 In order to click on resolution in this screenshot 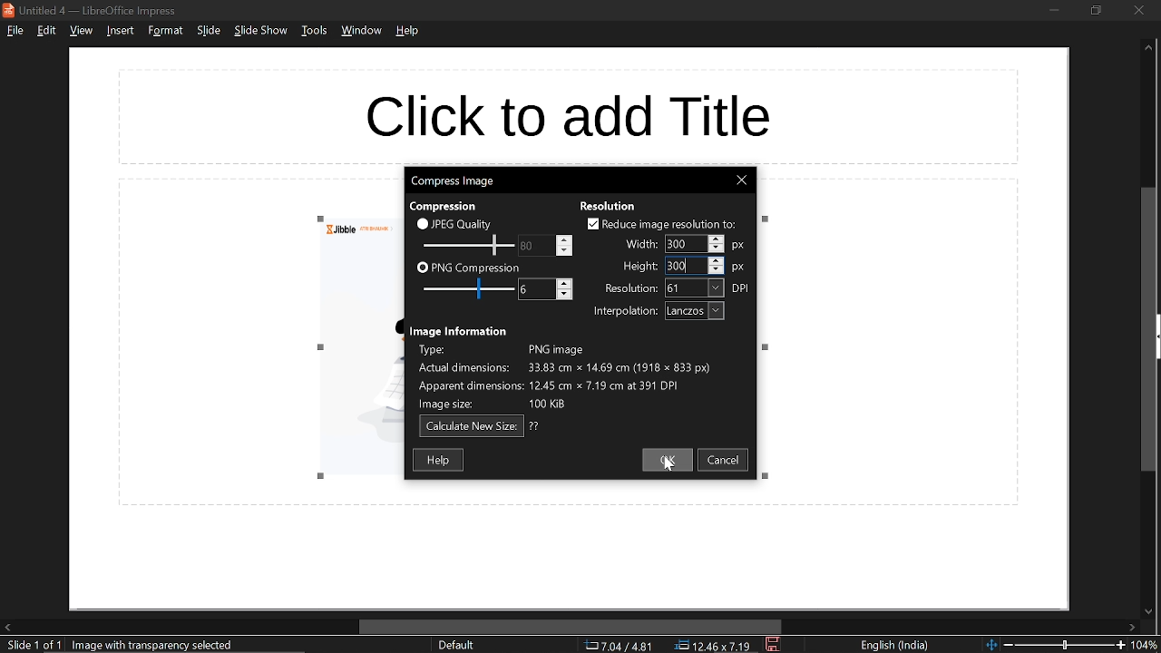, I will do `click(695, 288)`.